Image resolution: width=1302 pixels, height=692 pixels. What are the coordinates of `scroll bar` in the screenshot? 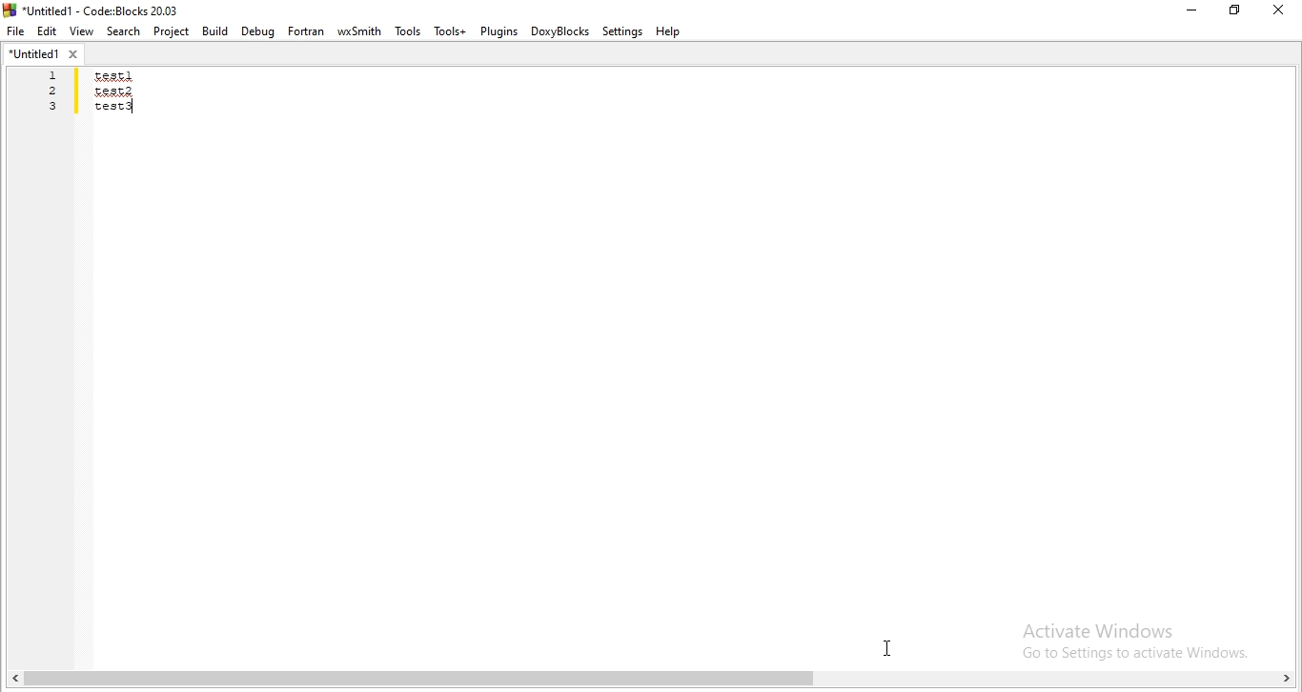 It's located at (651, 681).